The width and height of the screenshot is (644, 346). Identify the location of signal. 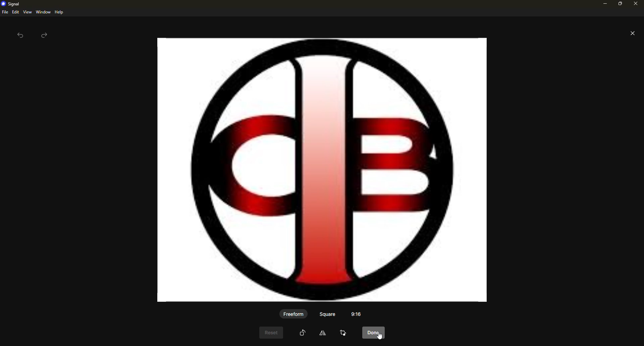
(12, 4).